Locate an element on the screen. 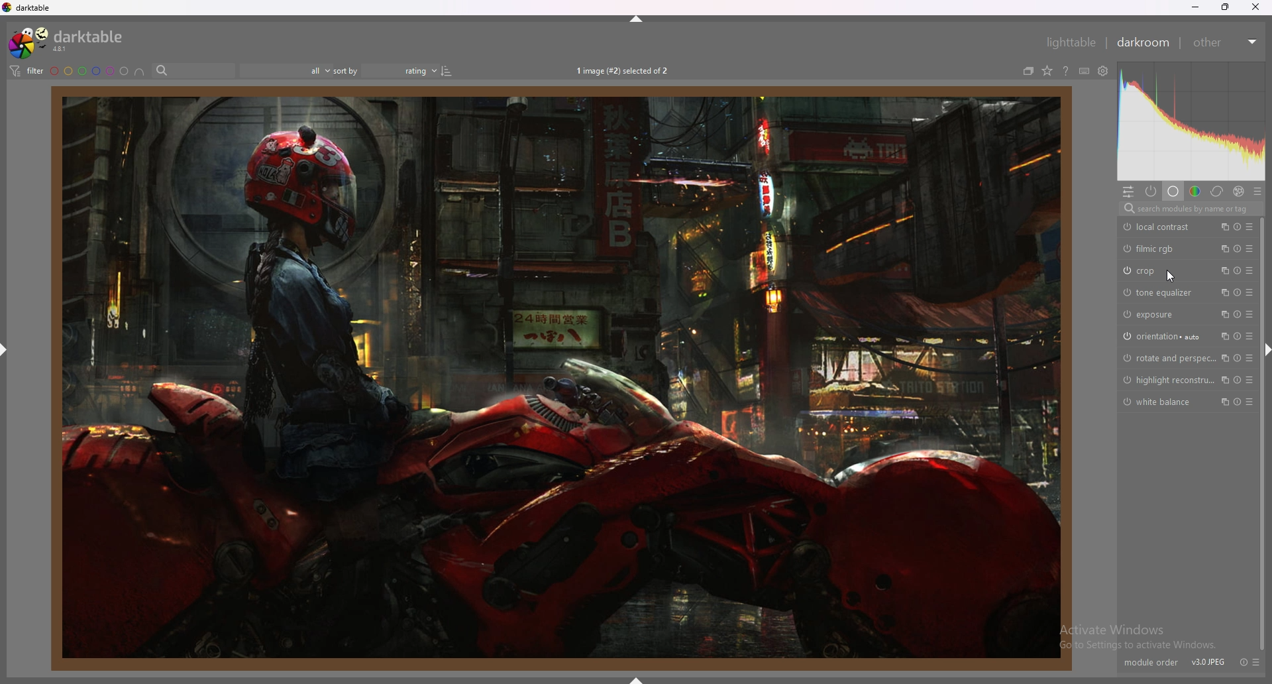  multiple instances action is located at coordinates (1222, 336).